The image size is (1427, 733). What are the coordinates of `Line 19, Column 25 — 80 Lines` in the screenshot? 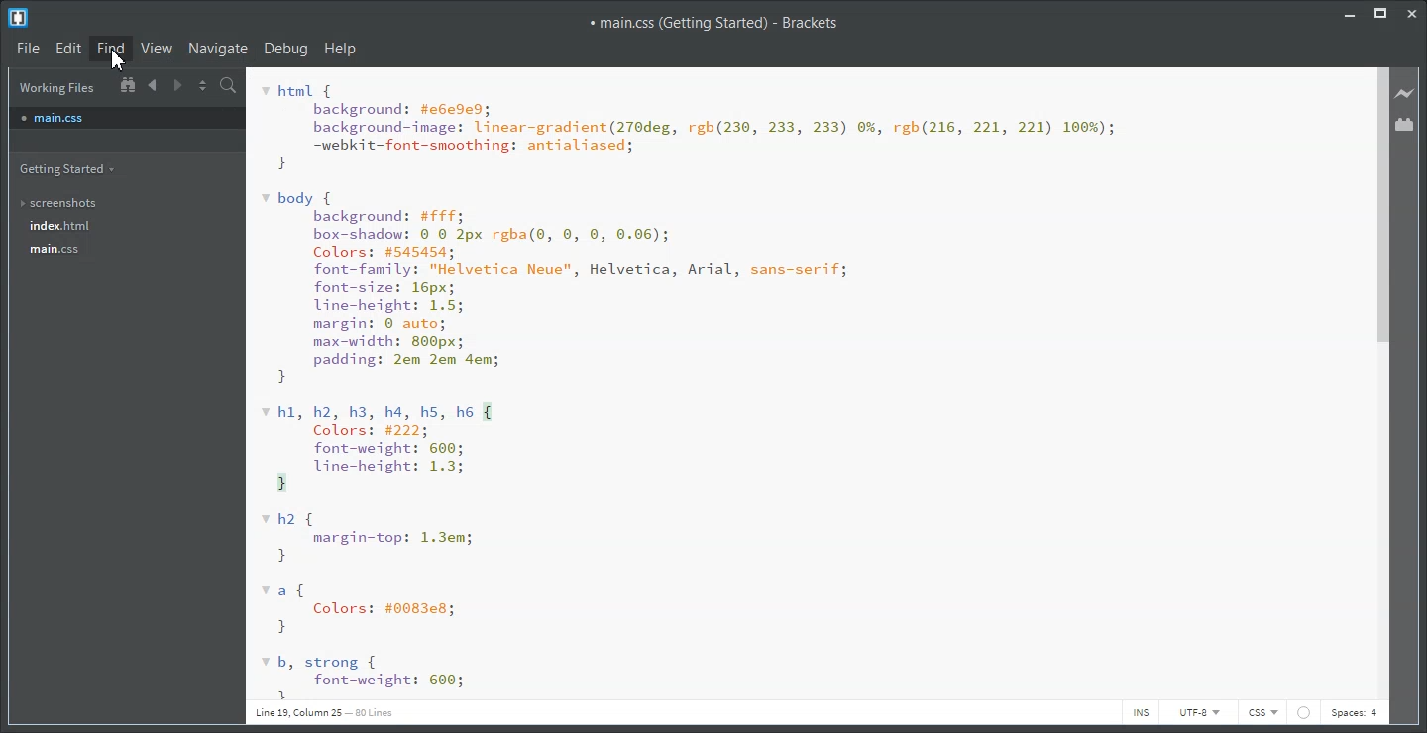 It's located at (323, 712).